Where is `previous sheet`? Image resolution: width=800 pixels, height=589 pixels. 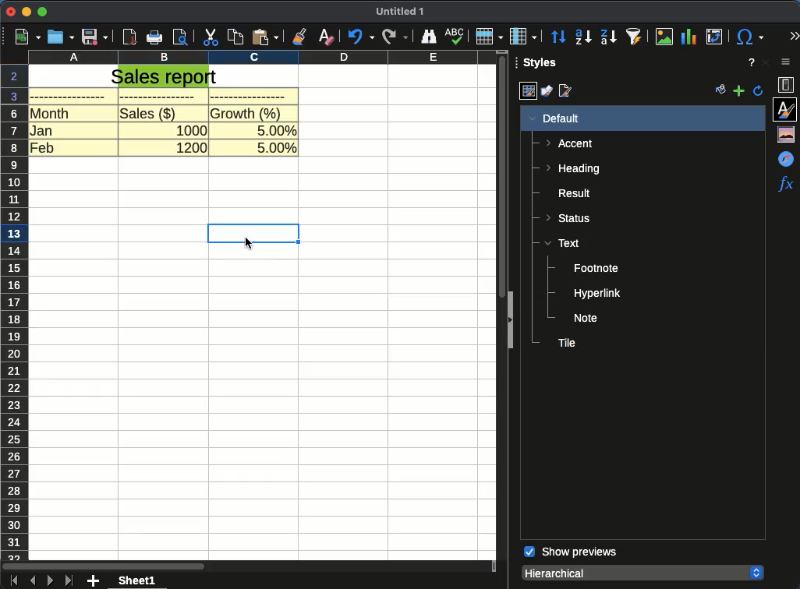 previous sheet is located at coordinates (33, 581).